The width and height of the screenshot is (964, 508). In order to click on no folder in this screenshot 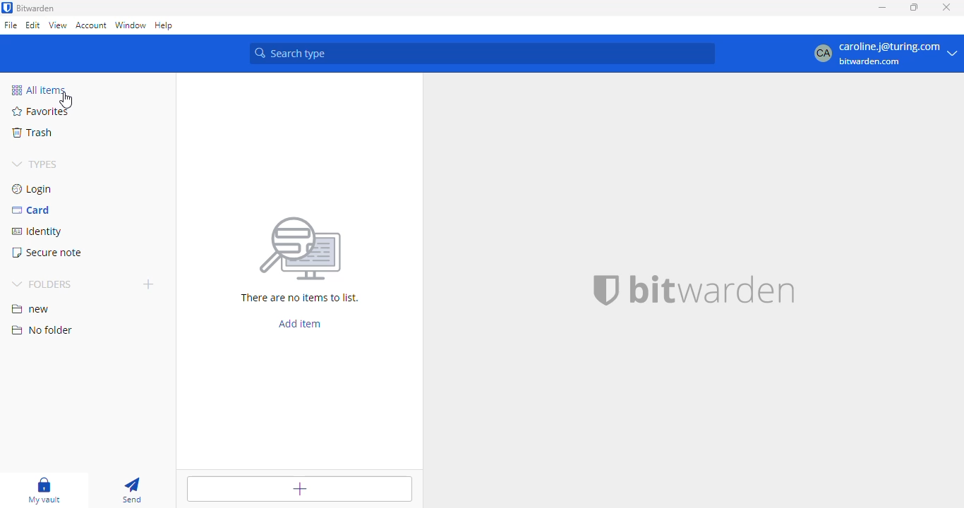, I will do `click(42, 329)`.